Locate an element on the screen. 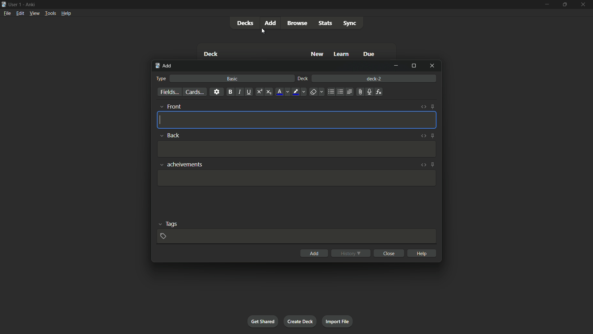 The image size is (593, 334). remove formatting is located at coordinates (317, 91).